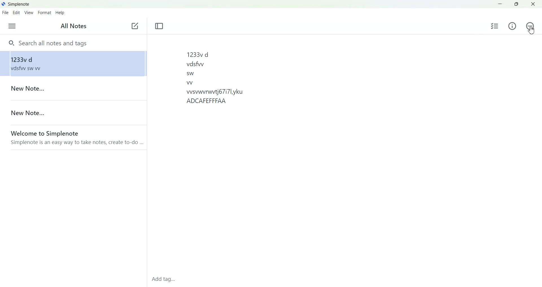  I want to click on Insert Checklist, so click(495, 26).